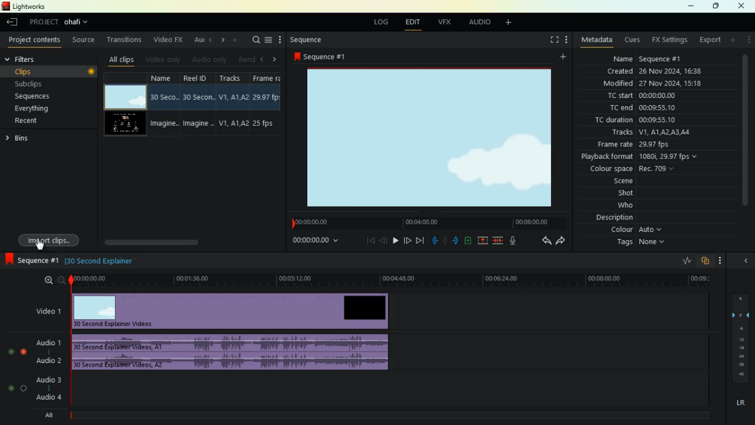 The height and width of the screenshot is (425, 755). I want to click on zoom, so click(48, 280).